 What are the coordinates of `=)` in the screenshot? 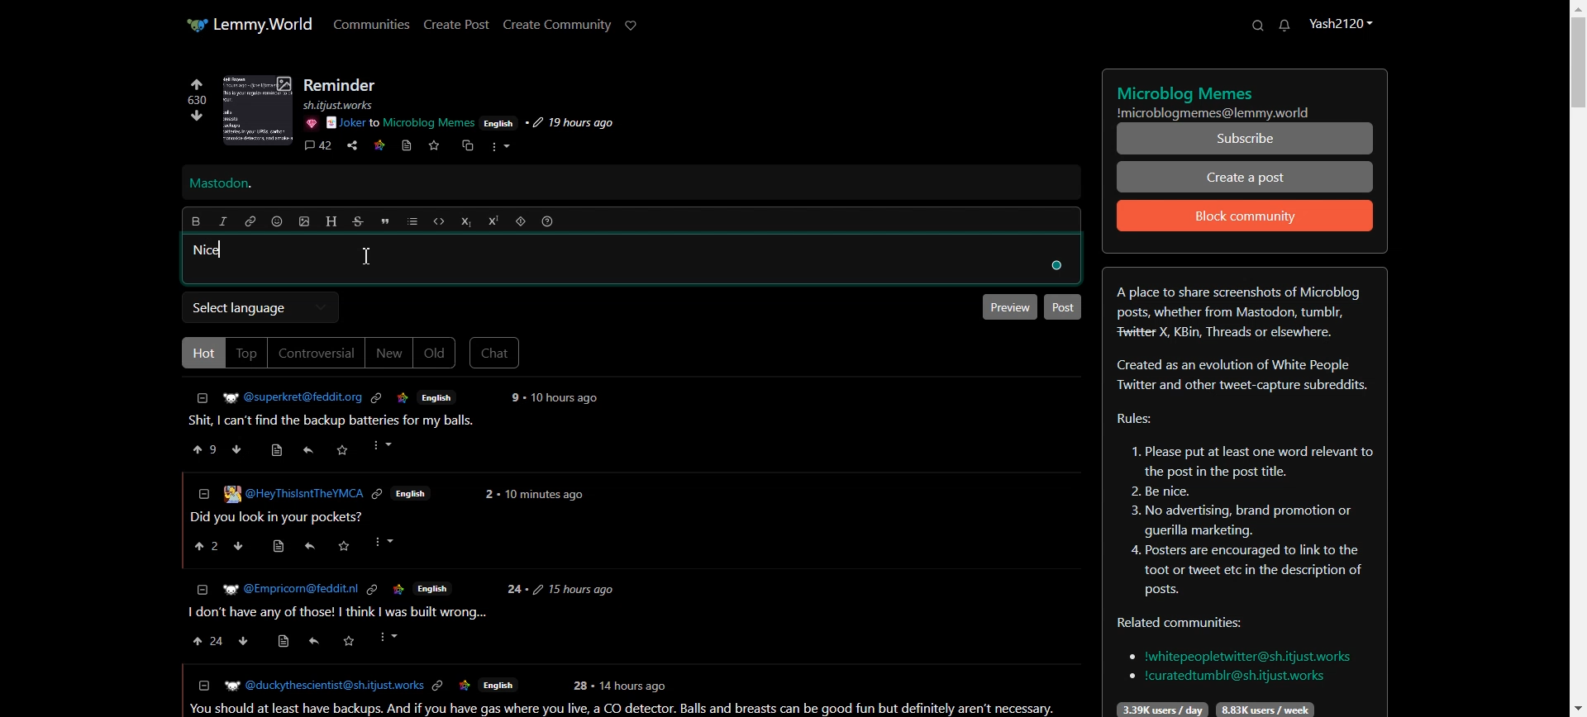 It's located at (280, 448).